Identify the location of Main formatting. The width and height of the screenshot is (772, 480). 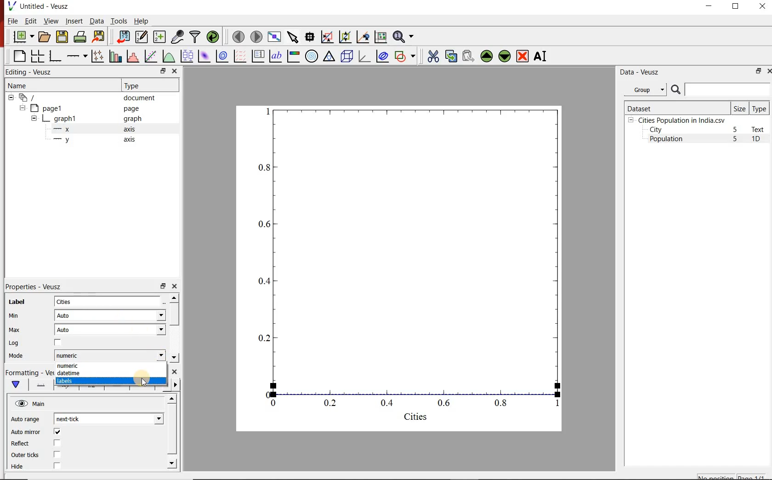
(17, 385).